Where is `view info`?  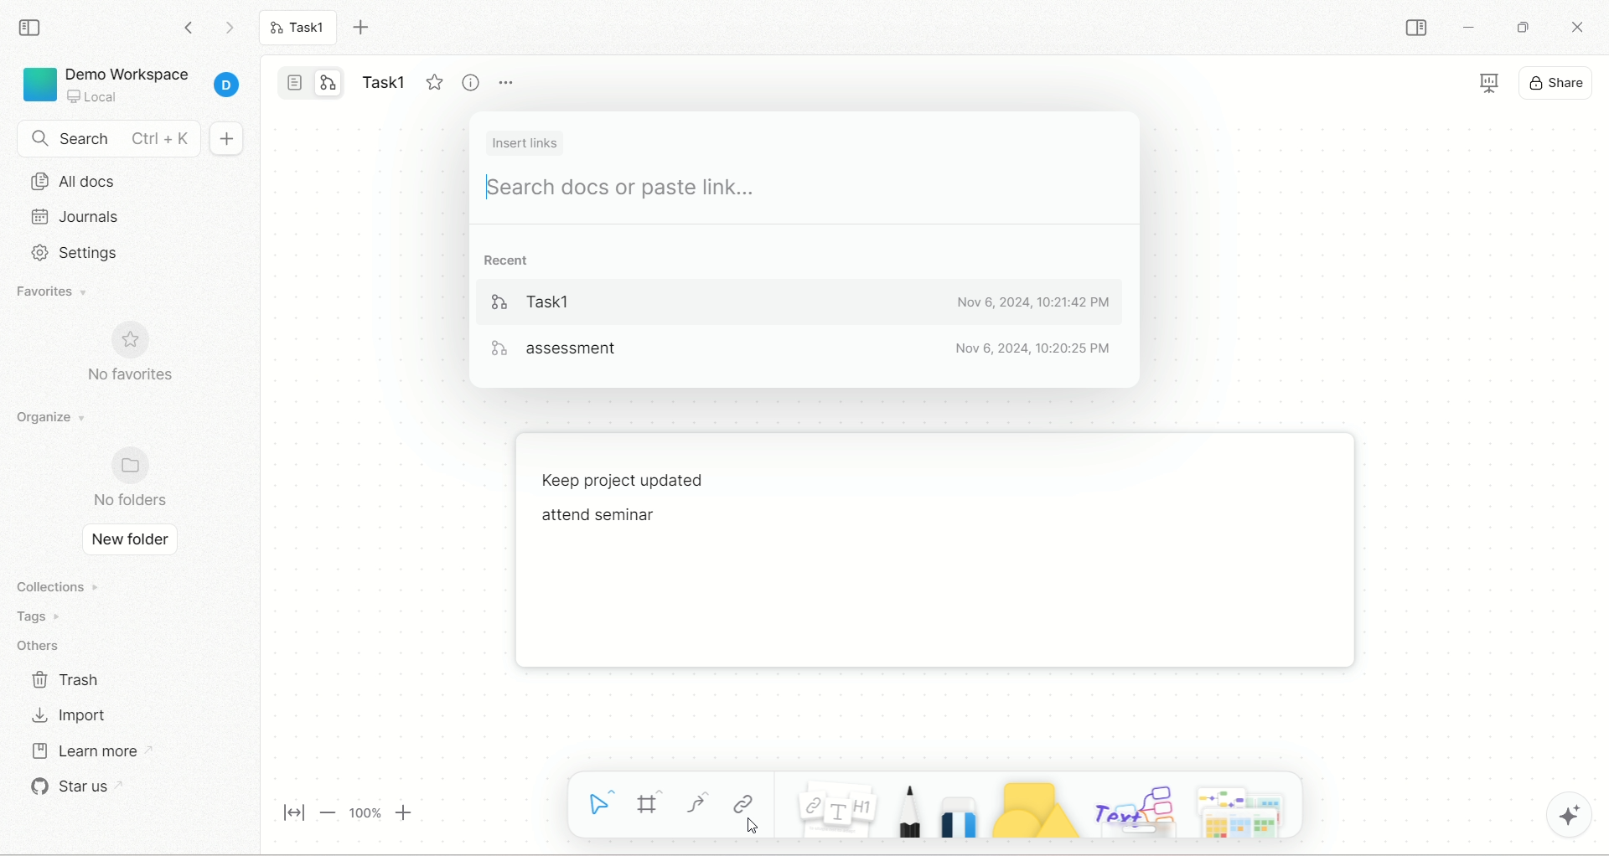
view info is located at coordinates (468, 81).